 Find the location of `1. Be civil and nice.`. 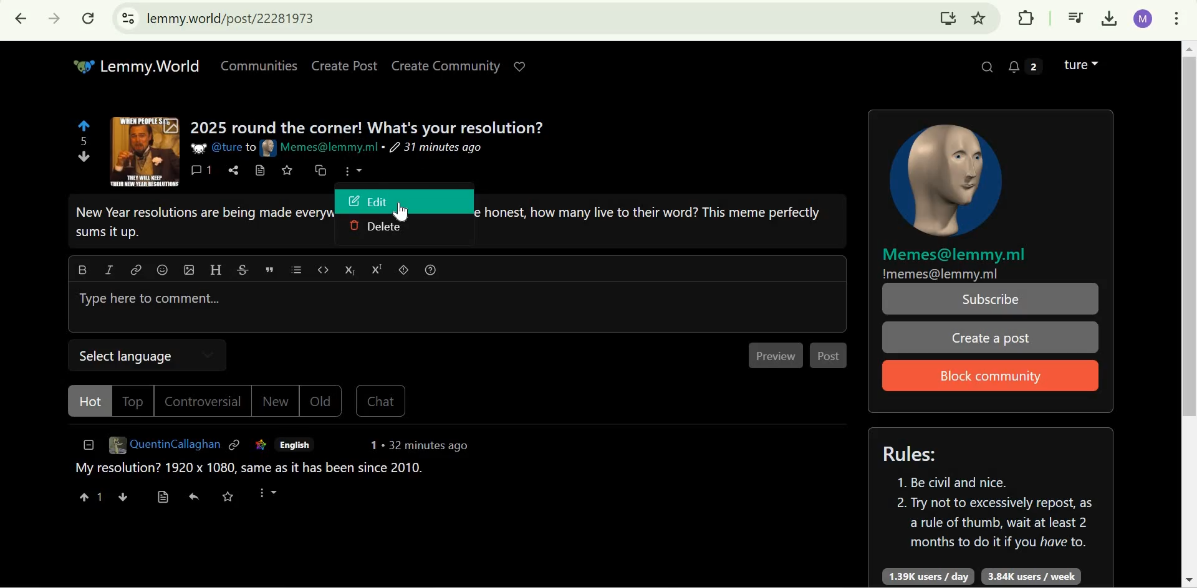

1. Be civil and nice. is located at coordinates (960, 483).